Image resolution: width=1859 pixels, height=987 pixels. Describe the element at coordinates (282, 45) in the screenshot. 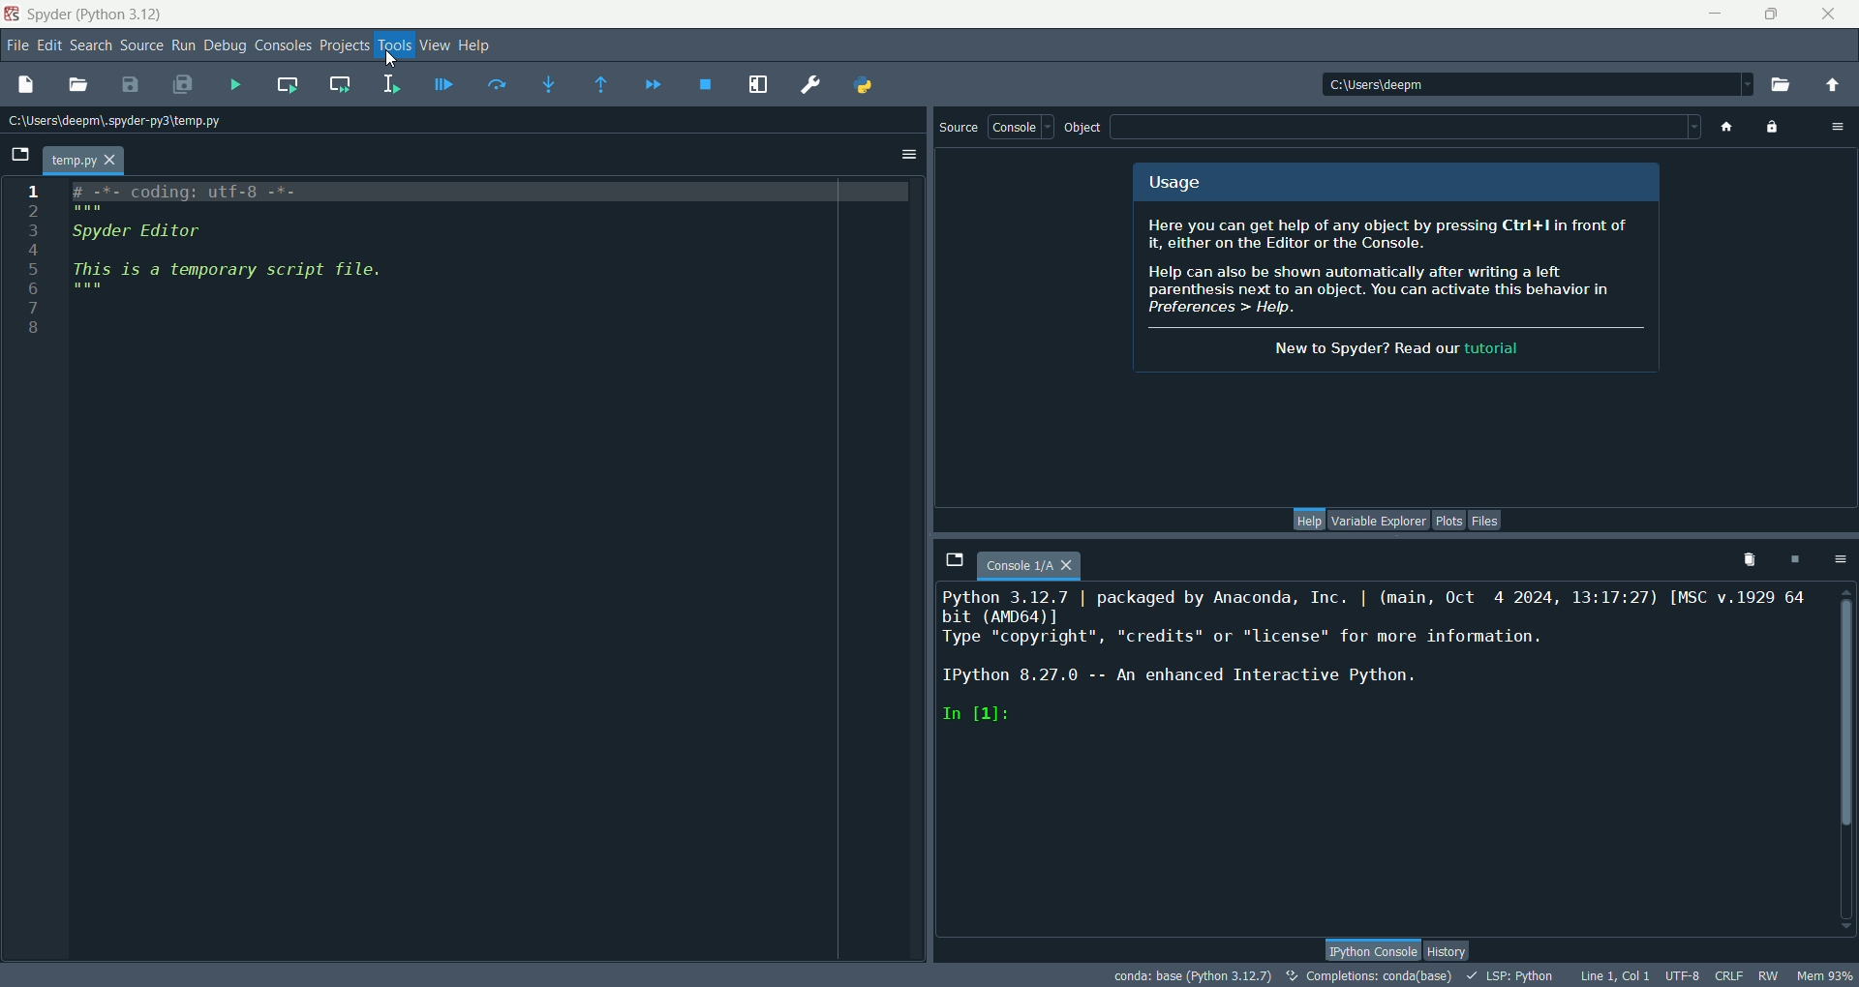

I see `consoles` at that location.